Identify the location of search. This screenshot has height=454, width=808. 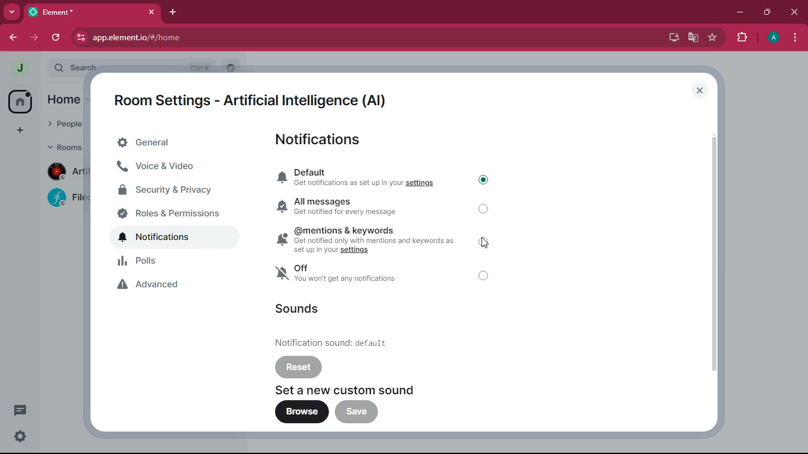
(232, 67).